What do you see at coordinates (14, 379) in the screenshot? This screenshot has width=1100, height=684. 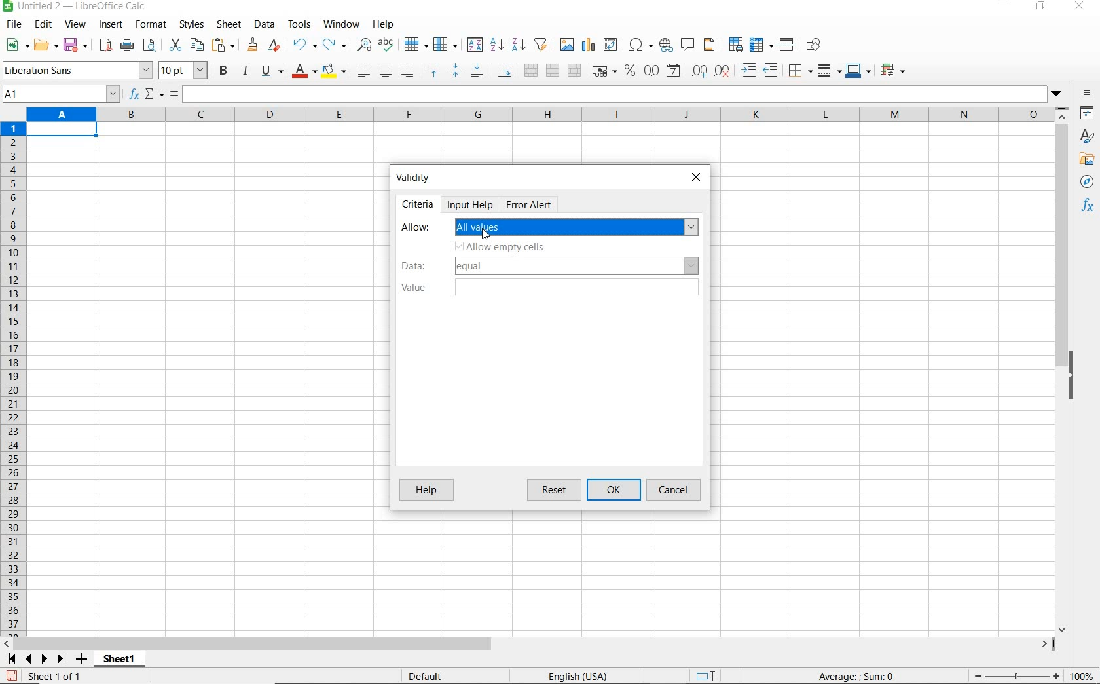 I see `rows` at bounding box center [14, 379].